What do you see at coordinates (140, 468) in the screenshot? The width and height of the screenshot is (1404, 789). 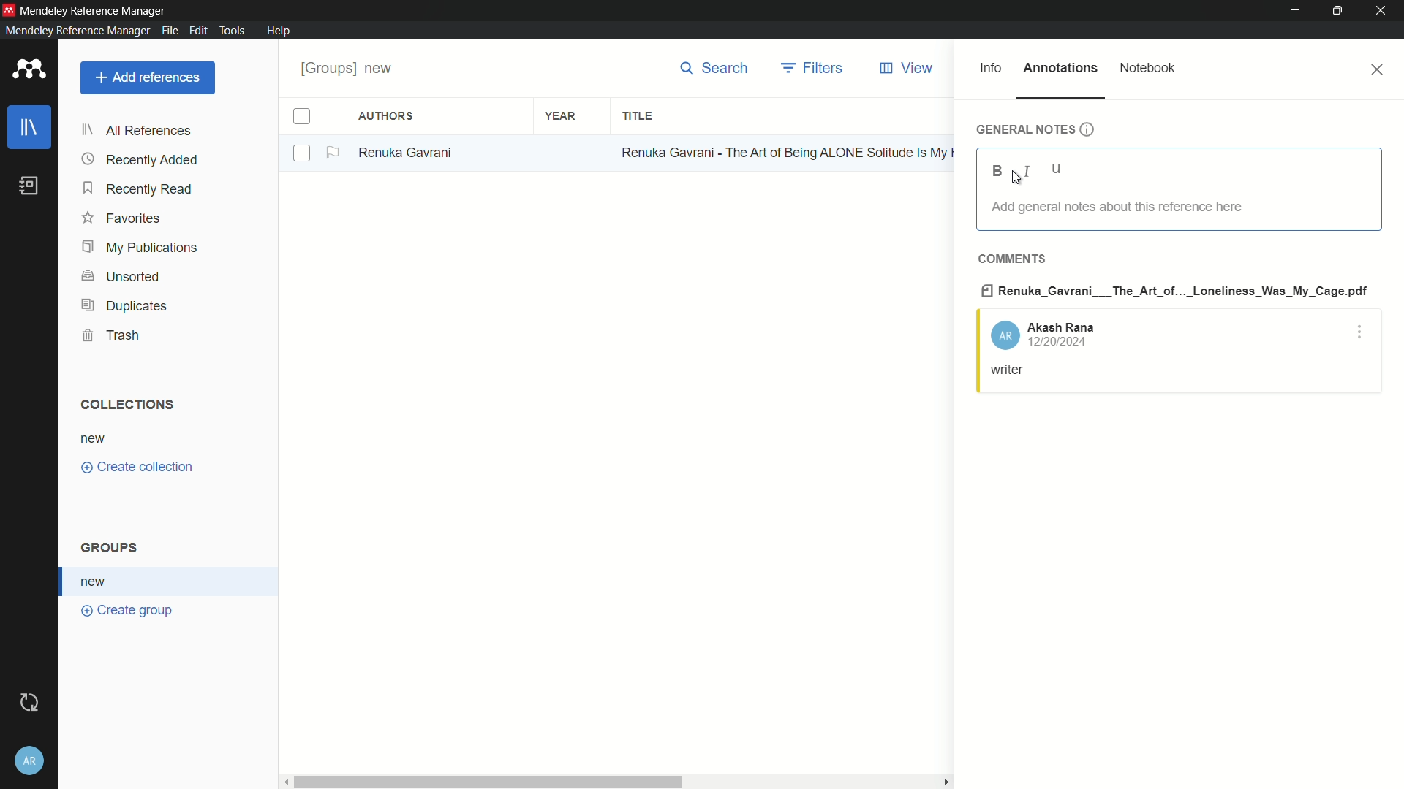 I see `create collection` at bounding box center [140, 468].